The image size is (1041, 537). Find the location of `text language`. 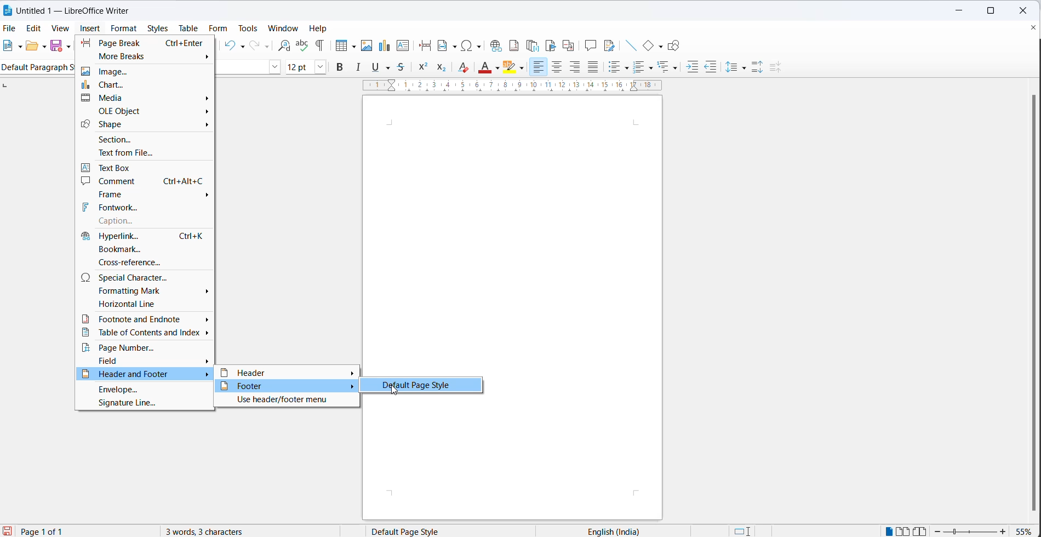

text language is located at coordinates (627, 530).